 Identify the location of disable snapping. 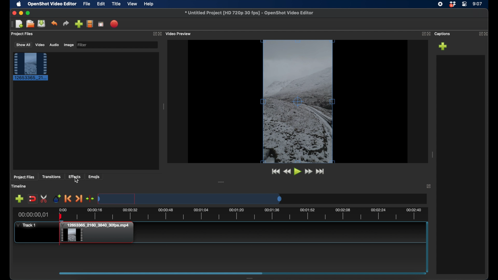
(32, 199).